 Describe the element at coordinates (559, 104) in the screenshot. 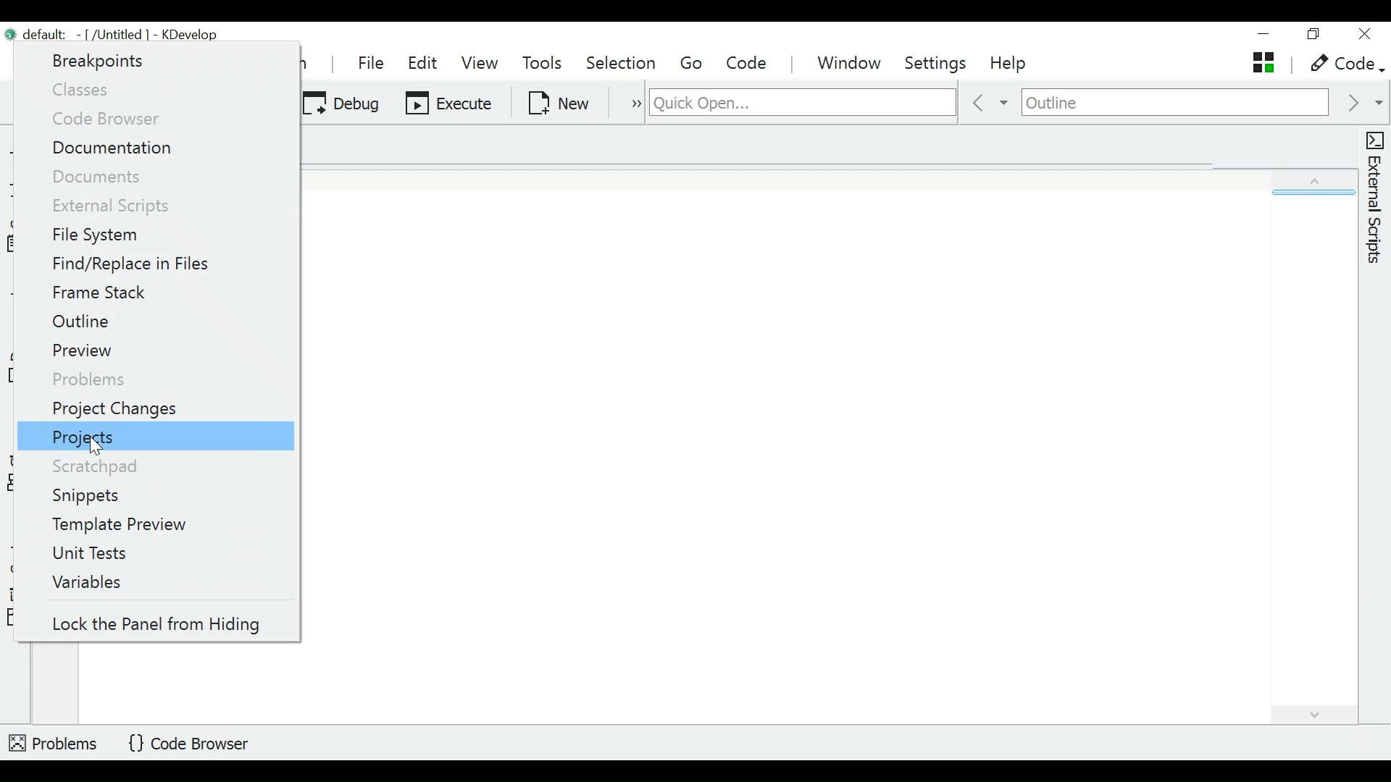

I see `New` at that location.